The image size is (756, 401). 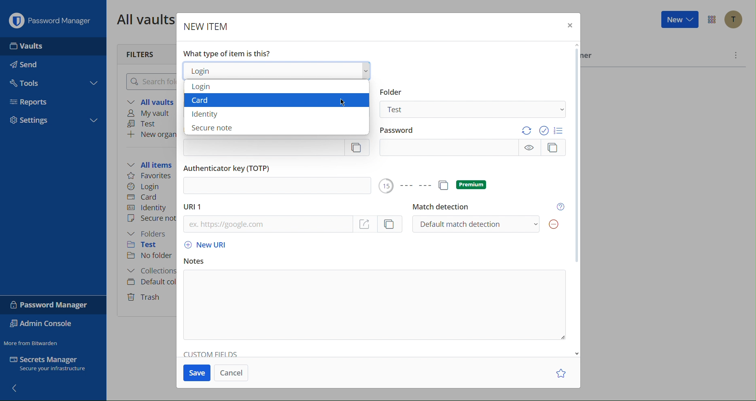 I want to click on Cancel, so click(x=231, y=373).